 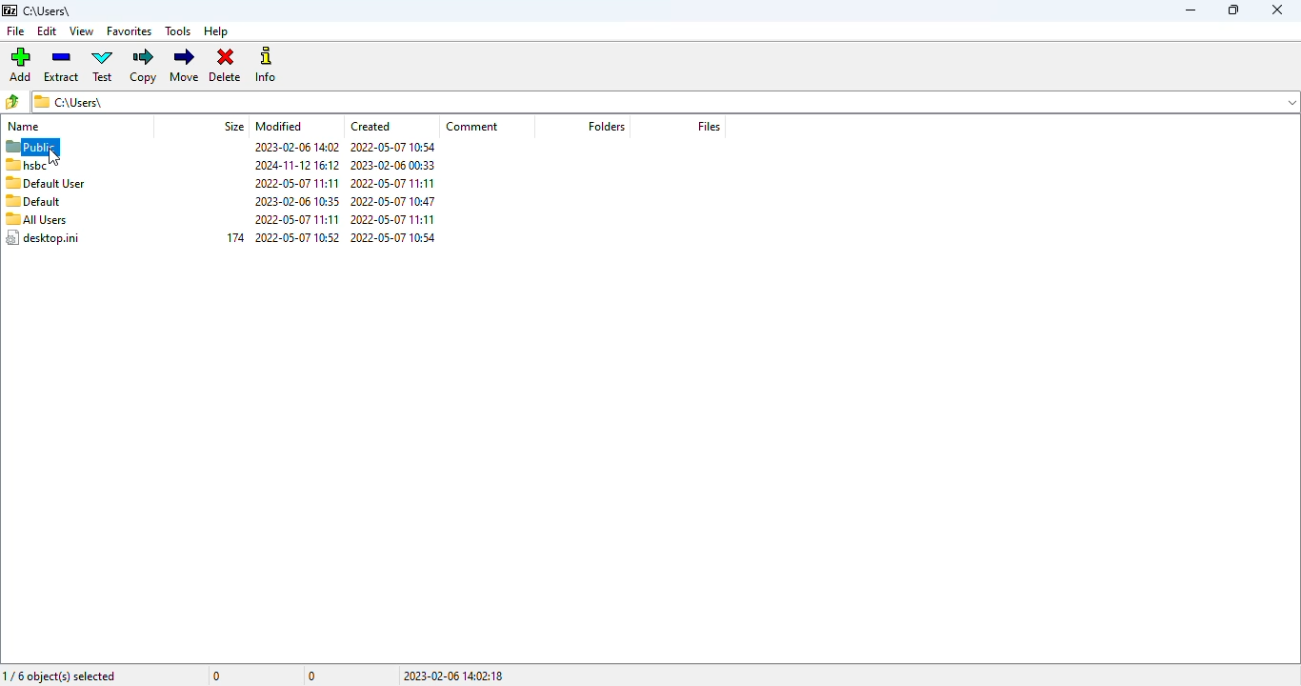 I want to click on all users, so click(x=36, y=218).